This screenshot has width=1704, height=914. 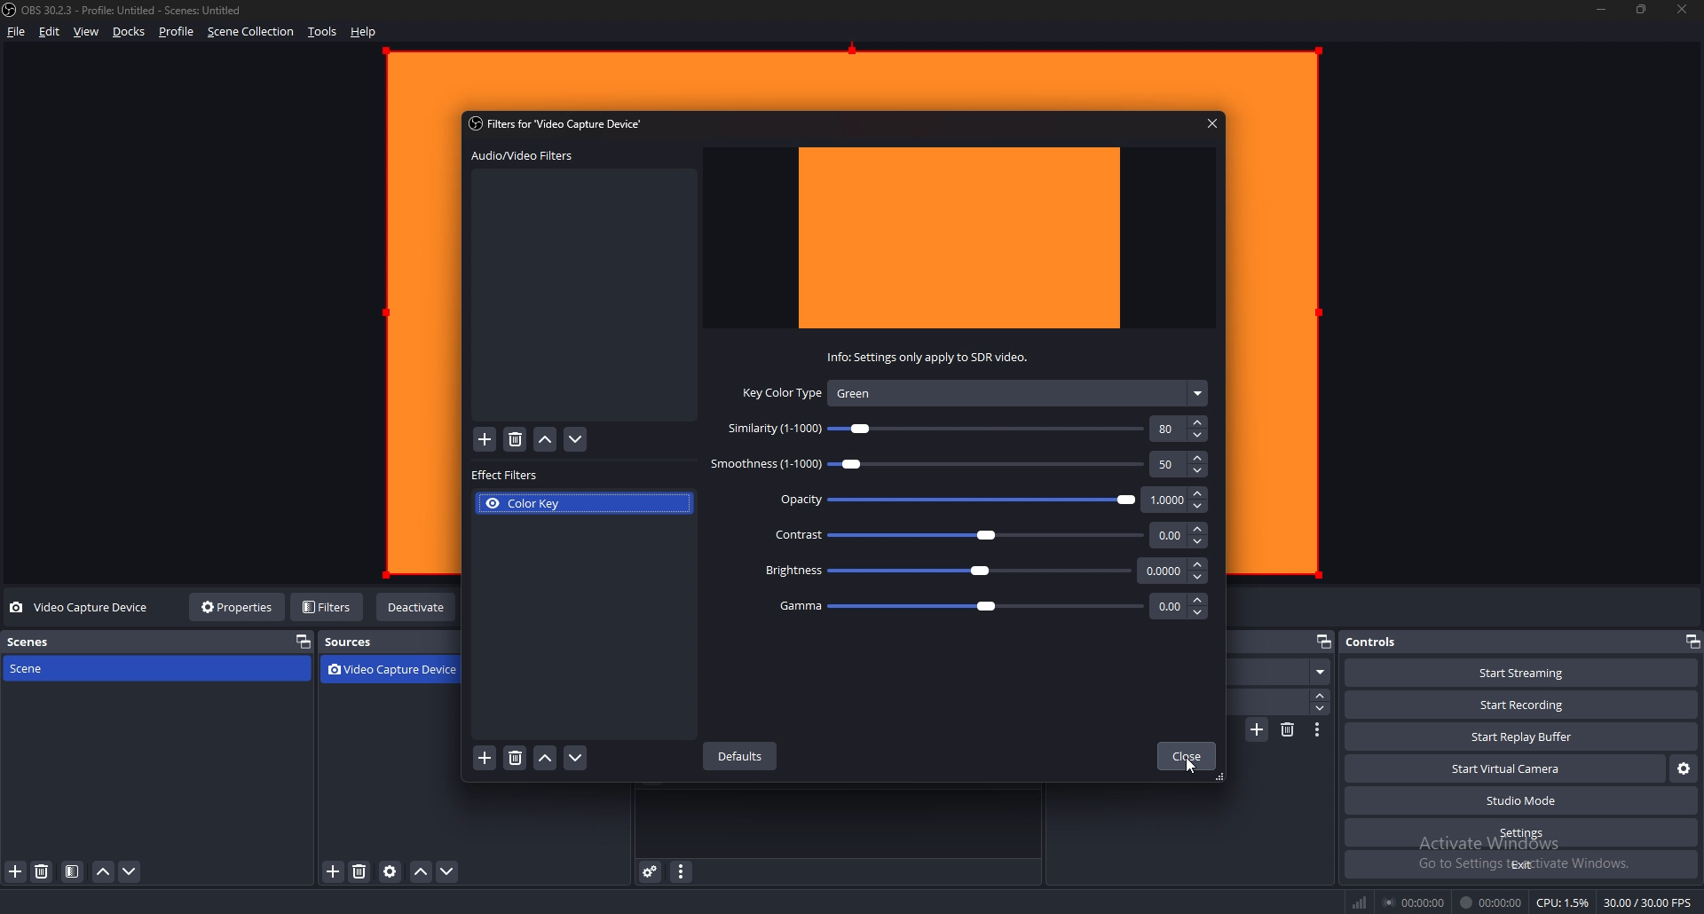 I want to click on audio video filter, so click(x=522, y=156).